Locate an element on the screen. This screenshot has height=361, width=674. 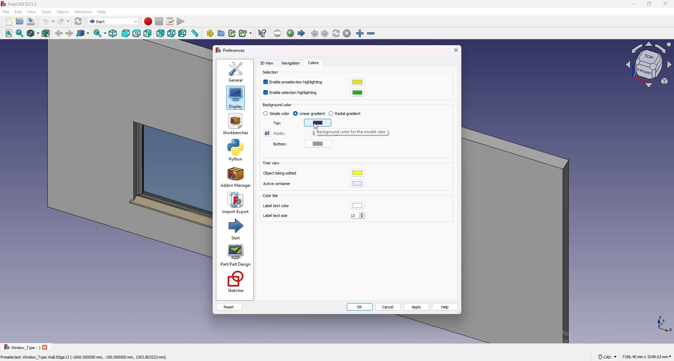
stop recording macros is located at coordinates (159, 21).